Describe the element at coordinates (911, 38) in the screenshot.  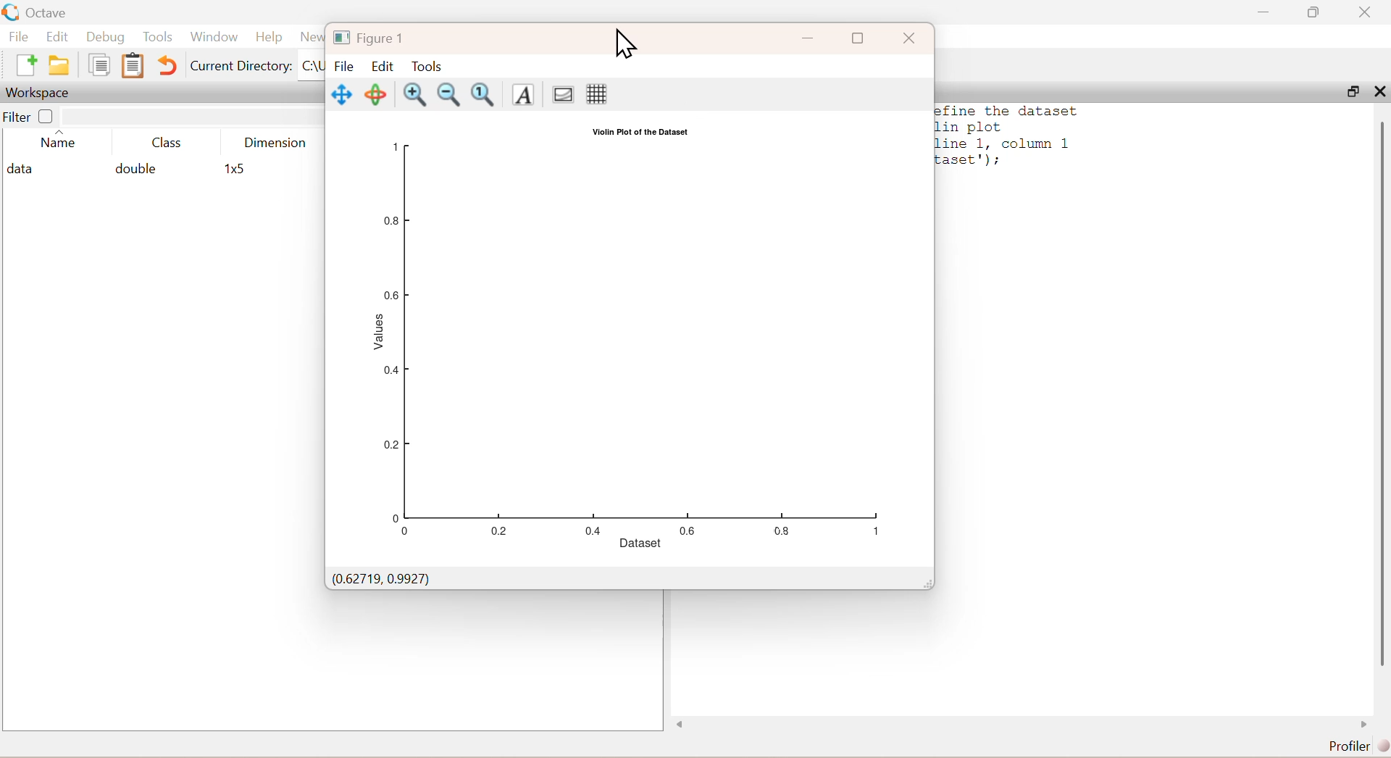
I see `Close ` at that location.